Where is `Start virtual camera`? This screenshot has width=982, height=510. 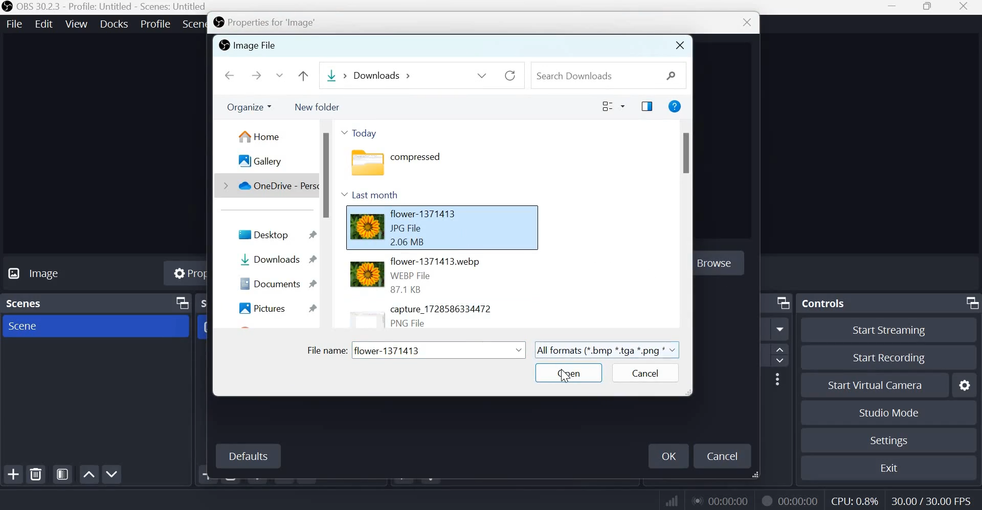 Start virtual camera is located at coordinates (883, 384).